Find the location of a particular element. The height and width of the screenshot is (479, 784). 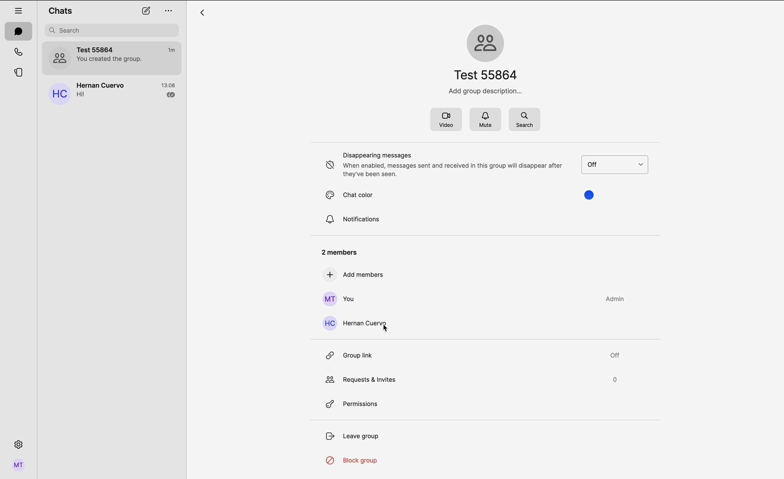

disappearing messages is located at coordinates (484, 163).